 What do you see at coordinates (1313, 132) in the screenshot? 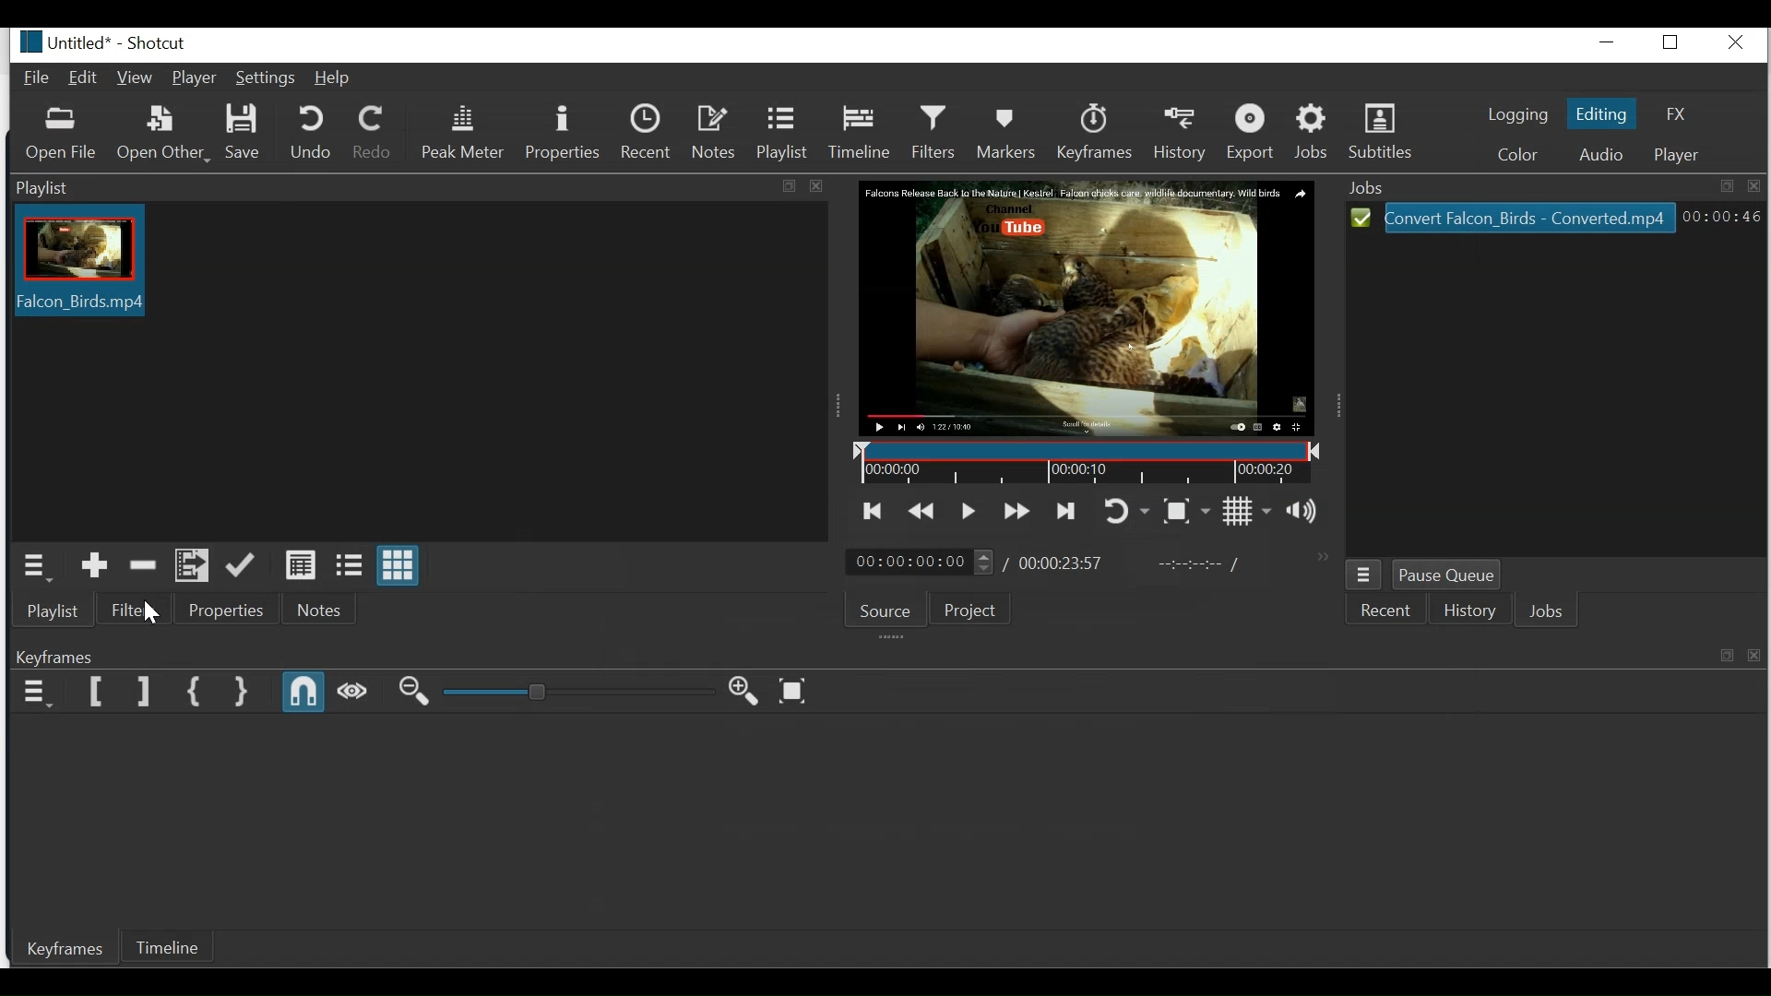
I see `Jobs` at bounding box center [1313, 132].